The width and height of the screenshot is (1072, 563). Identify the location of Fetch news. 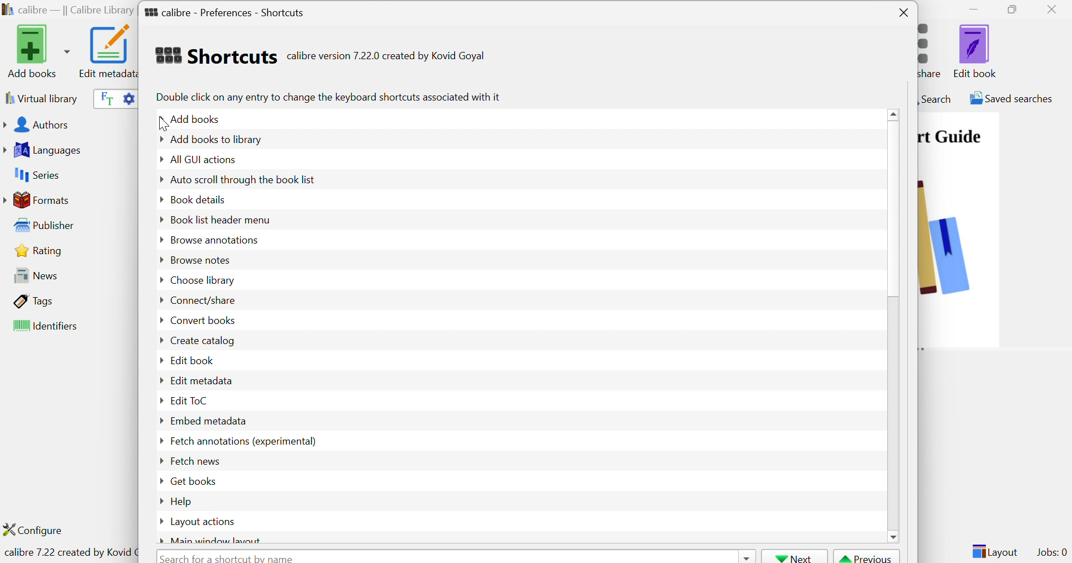
(194, 460).